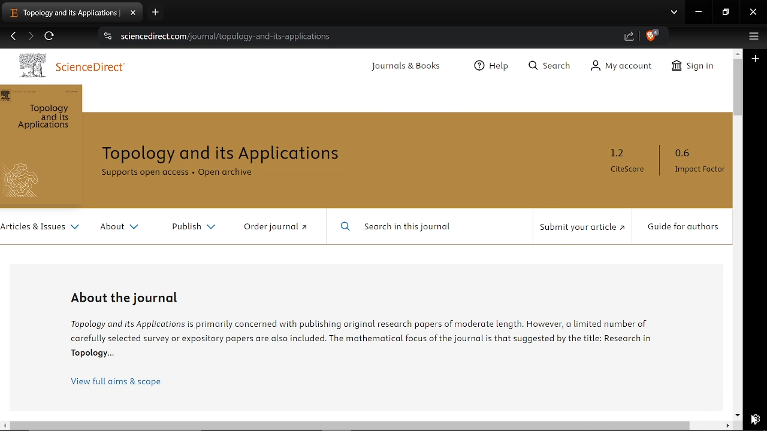 This screenshot has width=767, height=431. Describe the element at coordinates (629, 37) in the screenshot. I see `Share link` at that location.